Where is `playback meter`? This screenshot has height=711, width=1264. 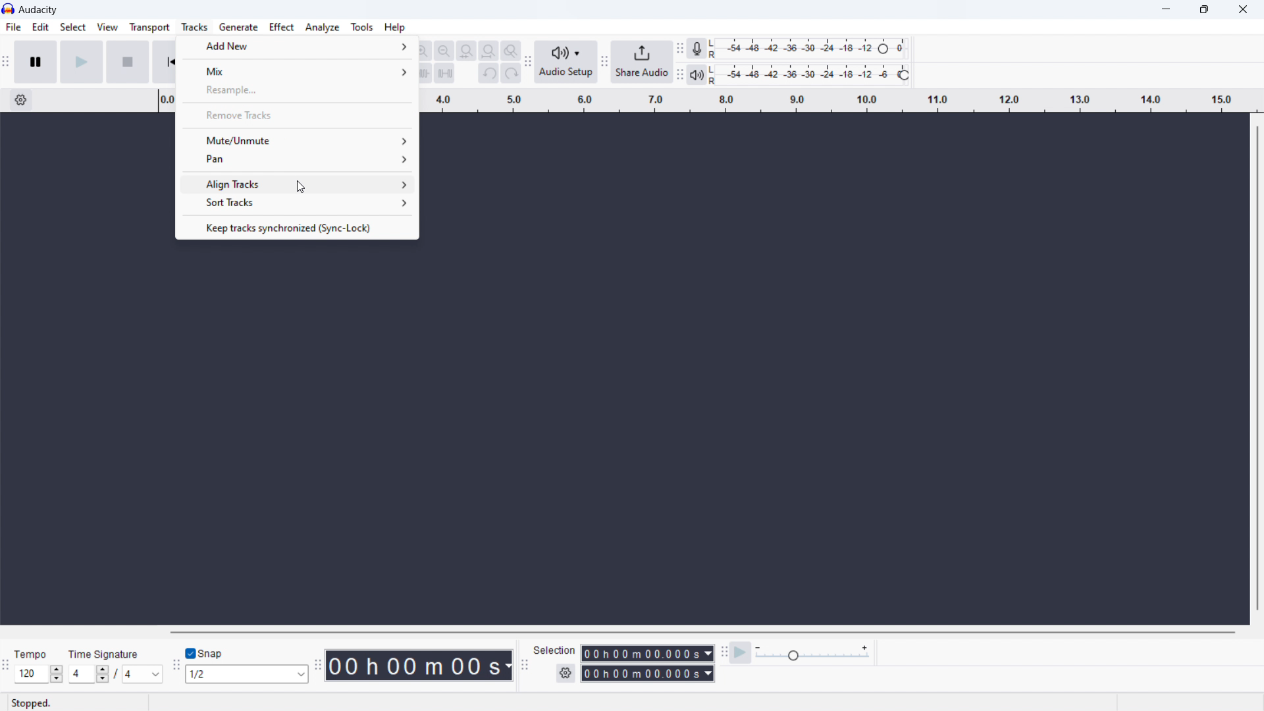 playback meter is located at coordinates (697, 75).